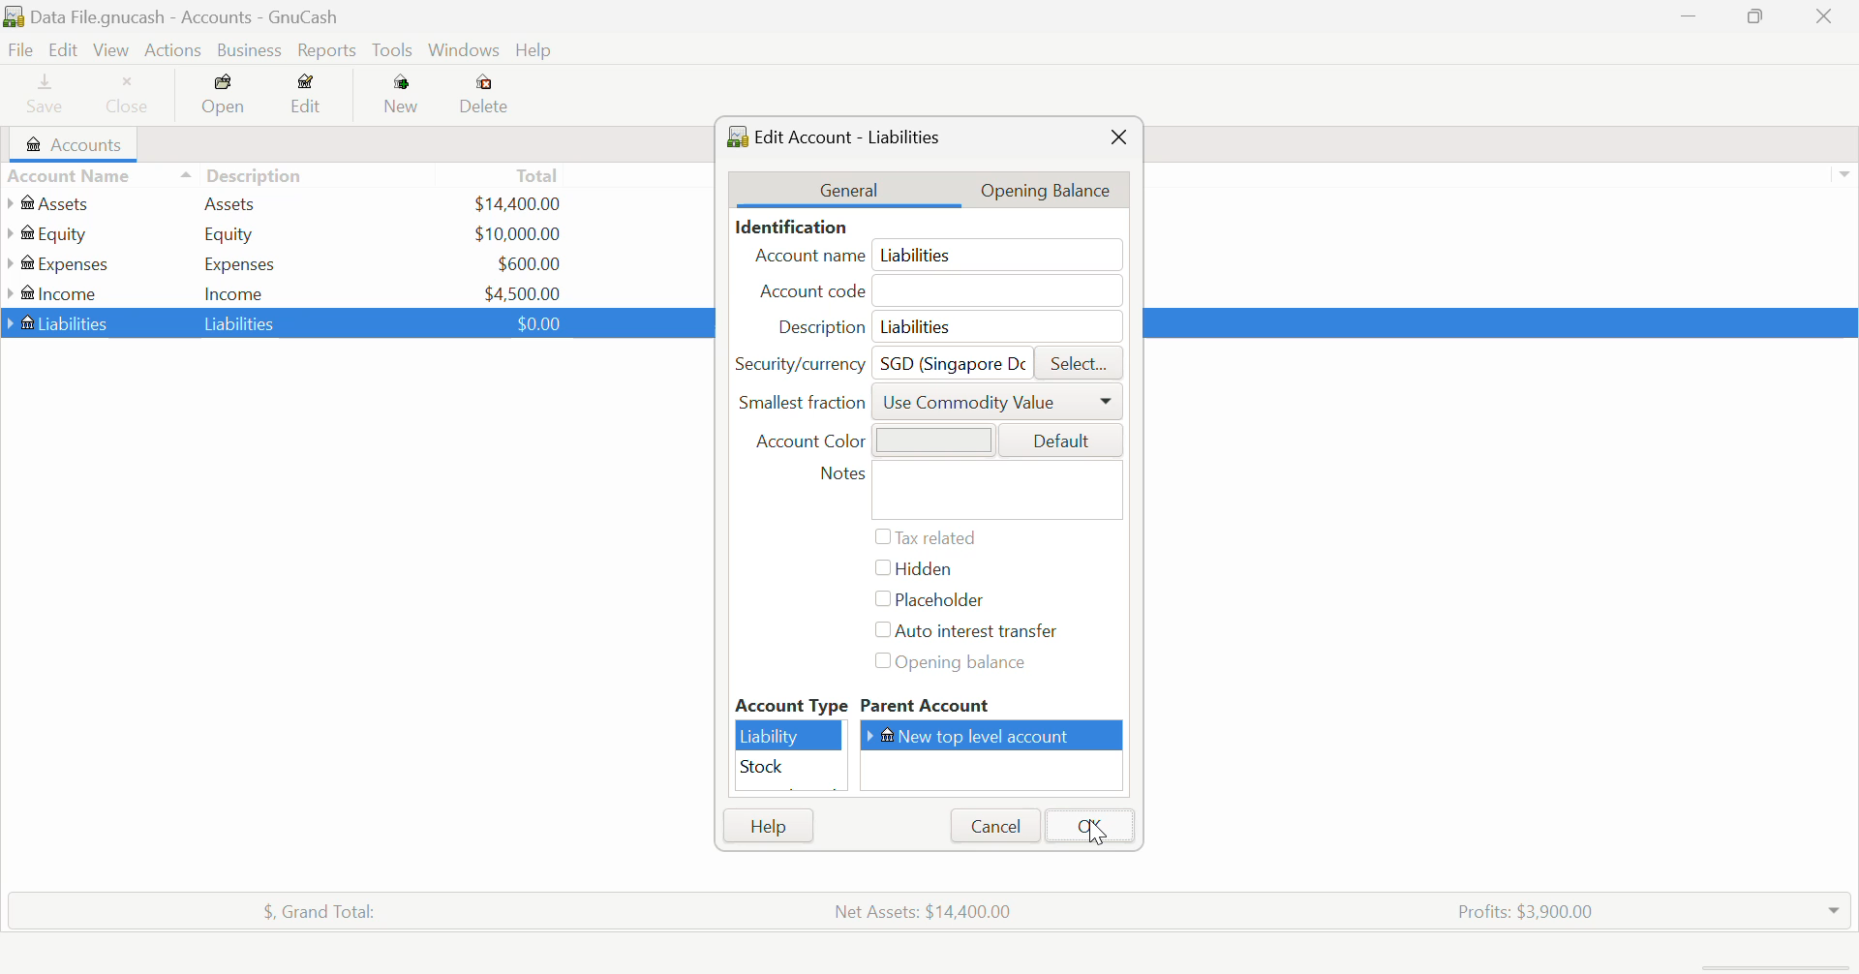 The width and height of the screenshot is (1859, 974). What do you see at coordinates (465, 52) in the screenshot?
I see `Windows` at bounding box center [465, 52].